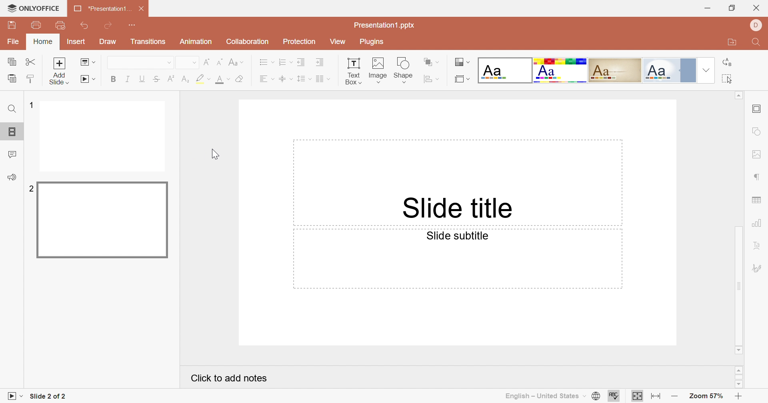 This screenshot has height=403, width=768. What do you see at coordinates (427, 61) in the screenshot?
I see `Arrange shape` at bounding box center [427, 61].